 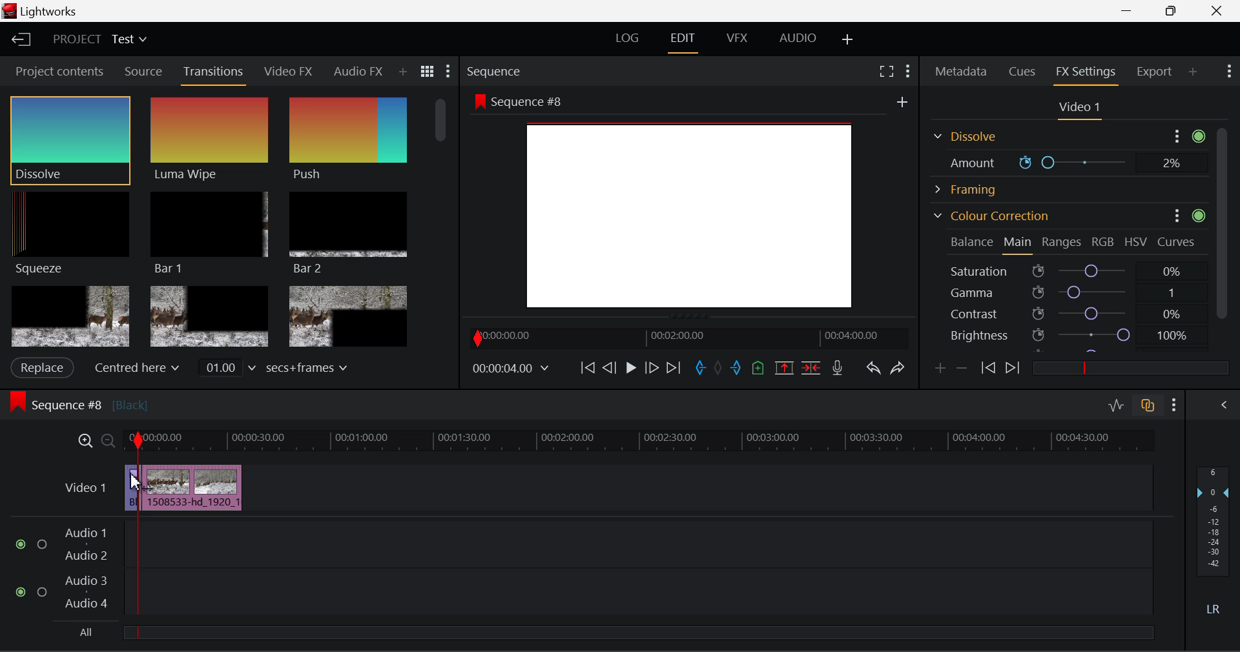 What do you see at coordinates (210, 318) in the screenshot?
I see `Box 2` at bounding box center [210, 318].